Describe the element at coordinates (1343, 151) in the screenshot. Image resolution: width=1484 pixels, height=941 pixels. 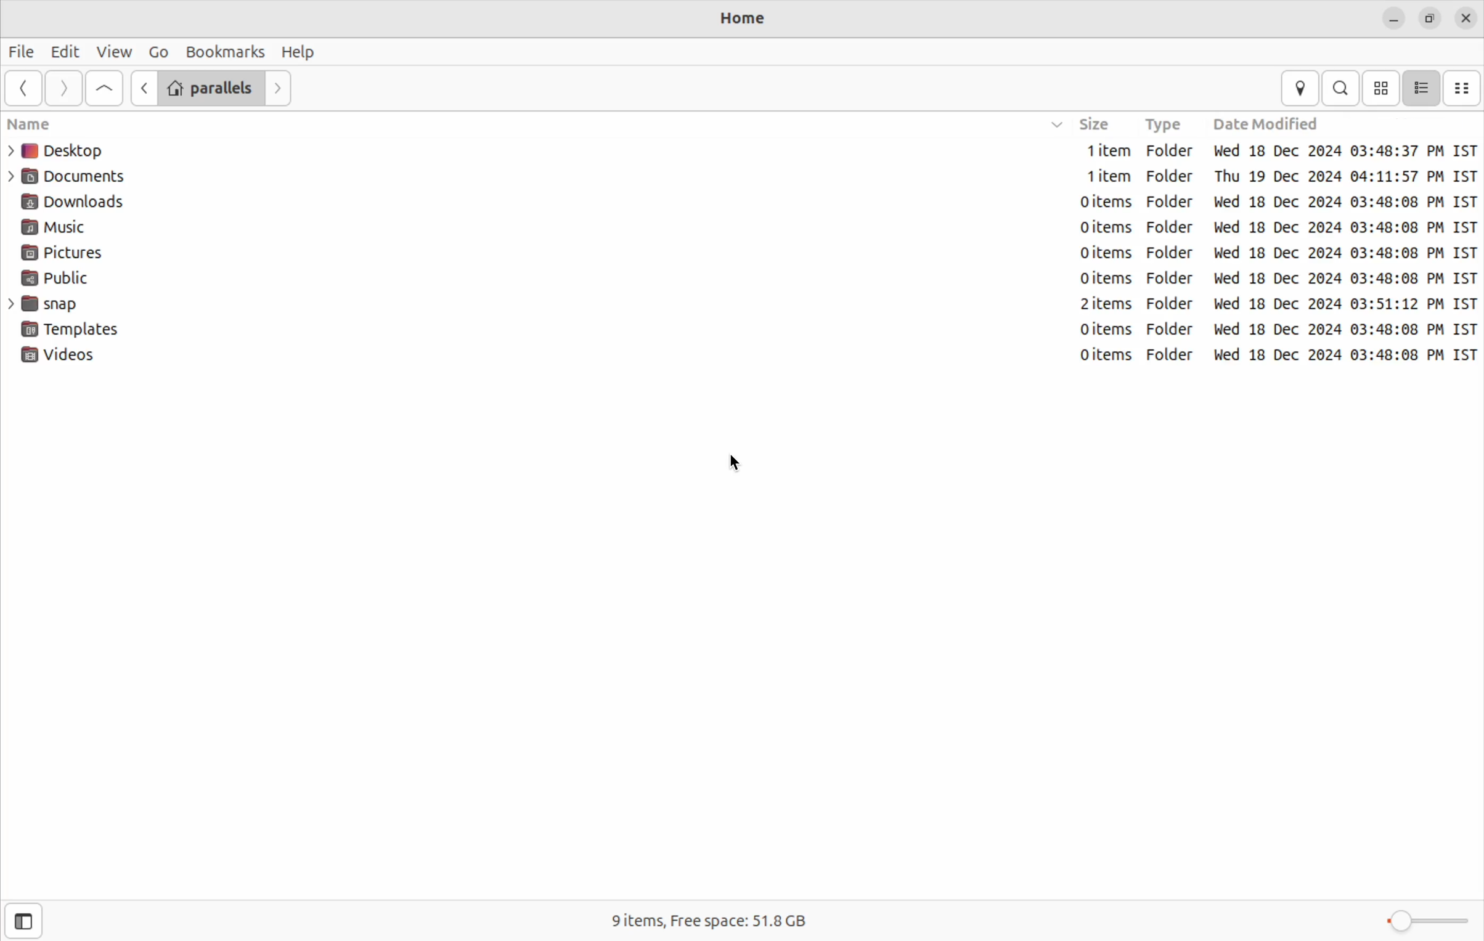
I see `Wed 18 Dec 2024 03:48:08 PM IST` at that location.